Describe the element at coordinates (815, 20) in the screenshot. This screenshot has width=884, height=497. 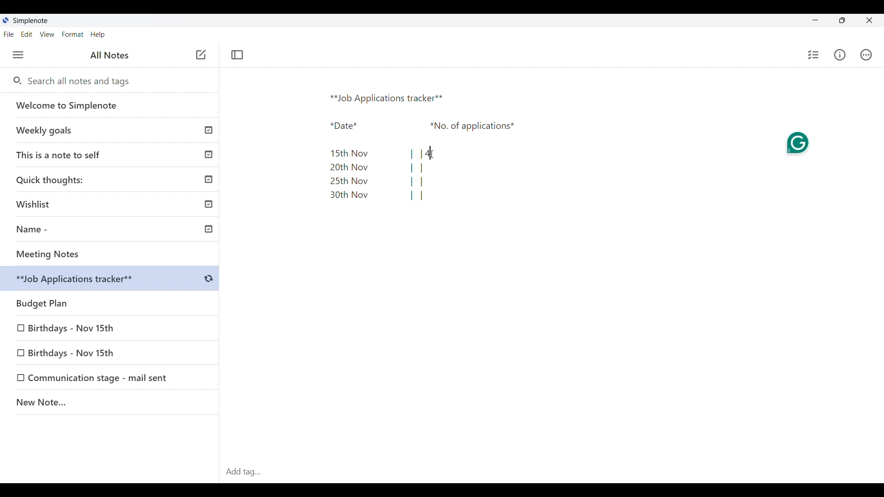
I see `Minimize` at that location.